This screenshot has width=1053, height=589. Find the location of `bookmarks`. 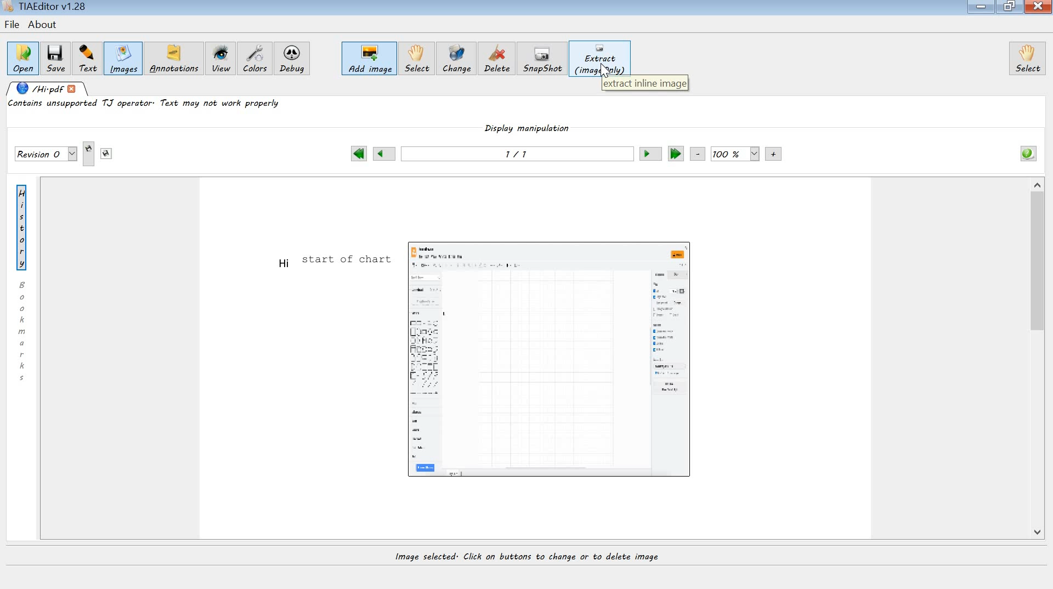

bookmarks is located at coordinates (24, 331).